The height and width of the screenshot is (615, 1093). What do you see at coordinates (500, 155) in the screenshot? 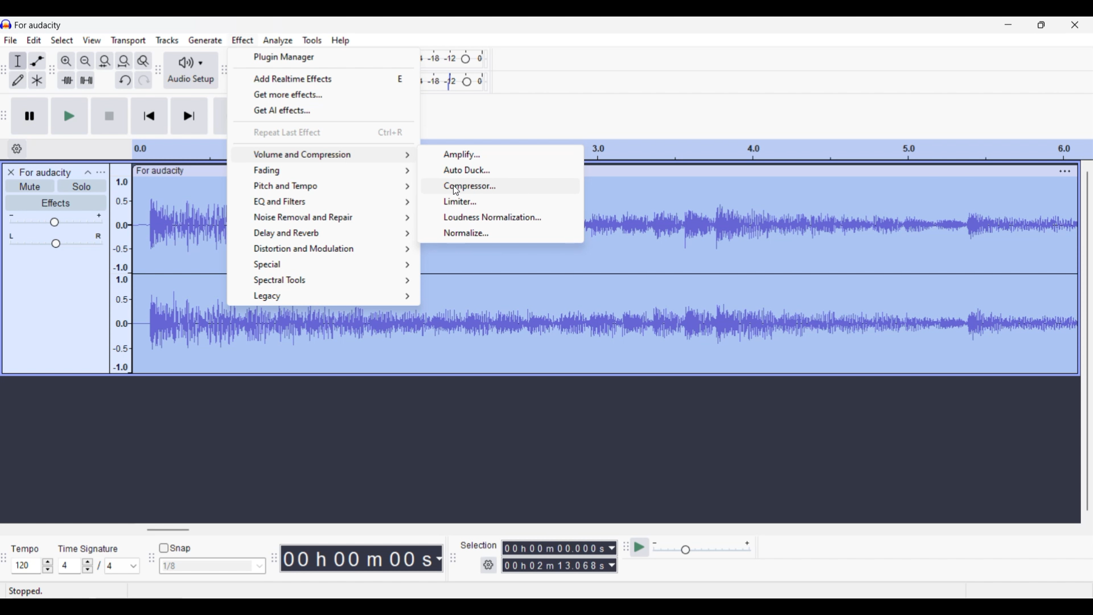
I see `Amplify` at bounding box center [500, 155].